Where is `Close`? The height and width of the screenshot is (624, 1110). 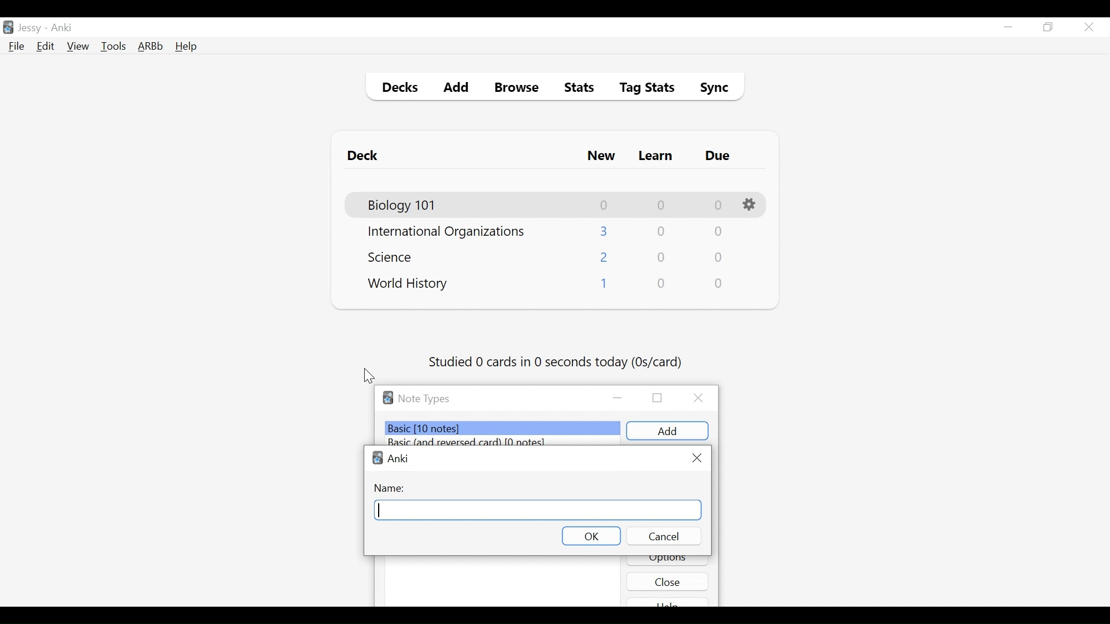
Close is located at coordinates (1089, 27).